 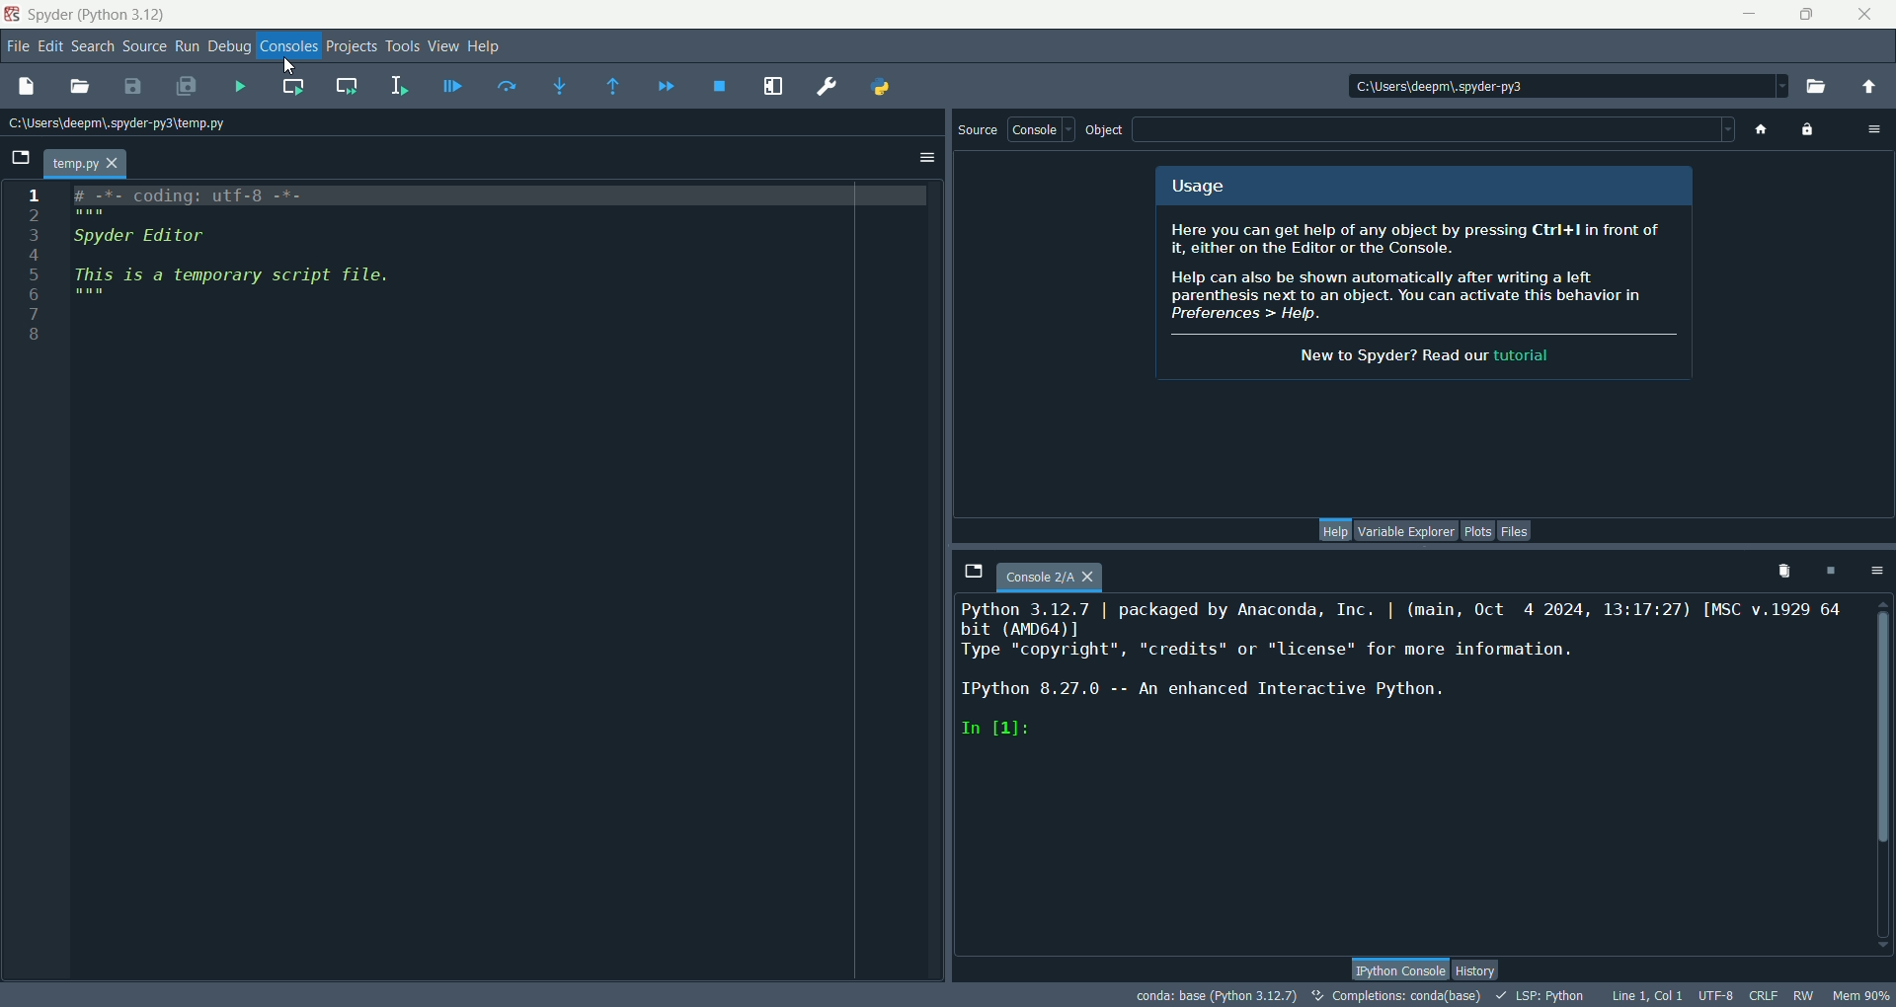 I want to click on consoles, so click(x=287, y=46).